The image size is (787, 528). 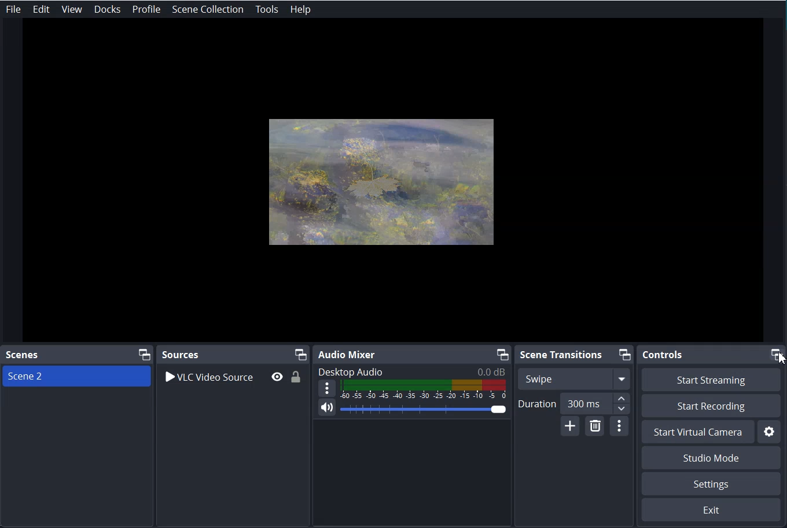 I want to click on Eye, so click(x=277, y=375).